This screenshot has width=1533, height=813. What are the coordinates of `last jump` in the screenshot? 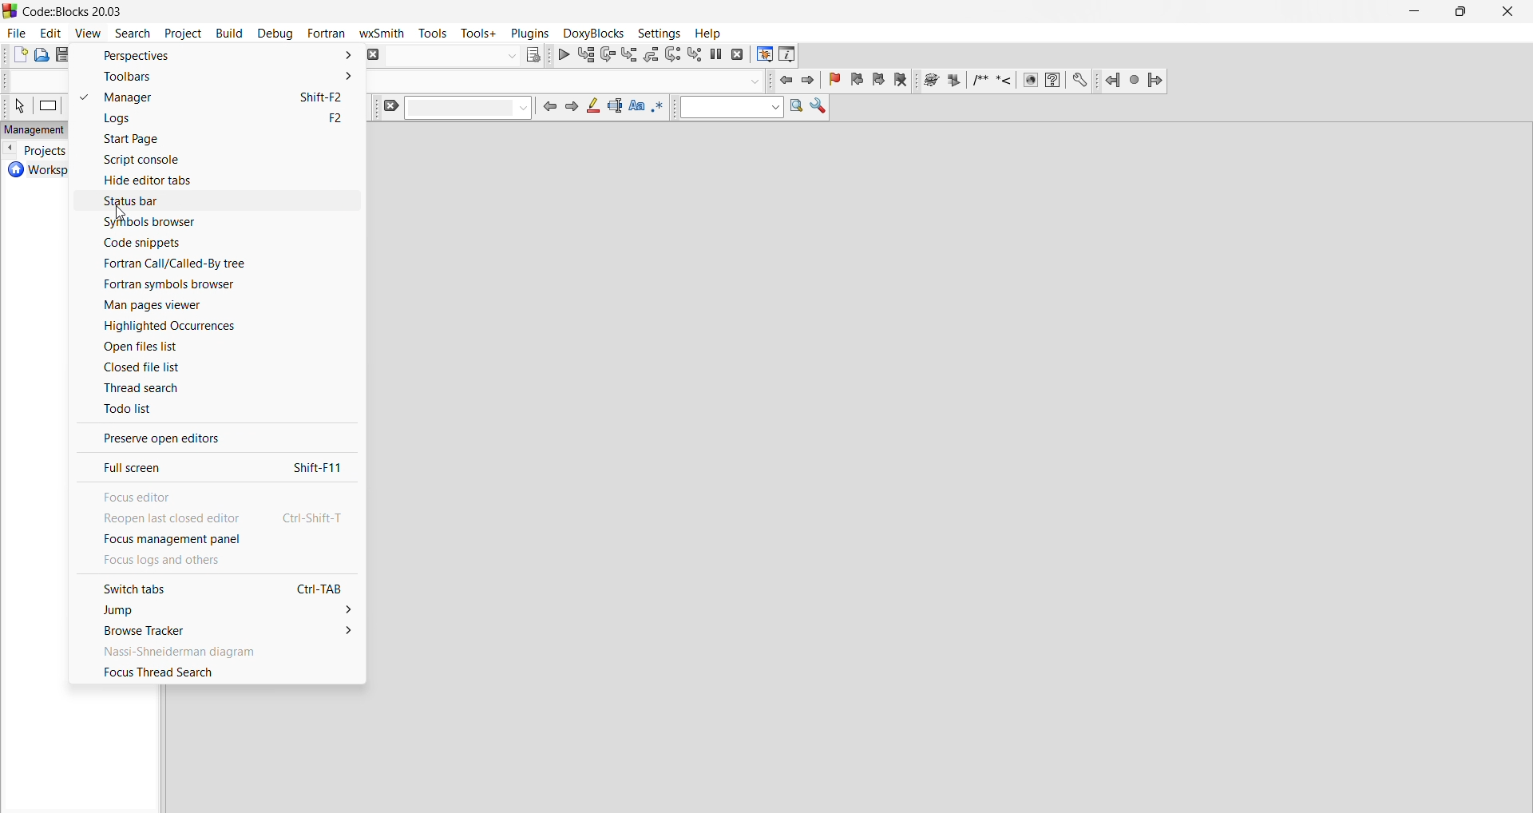 It's located at (1132, 82).